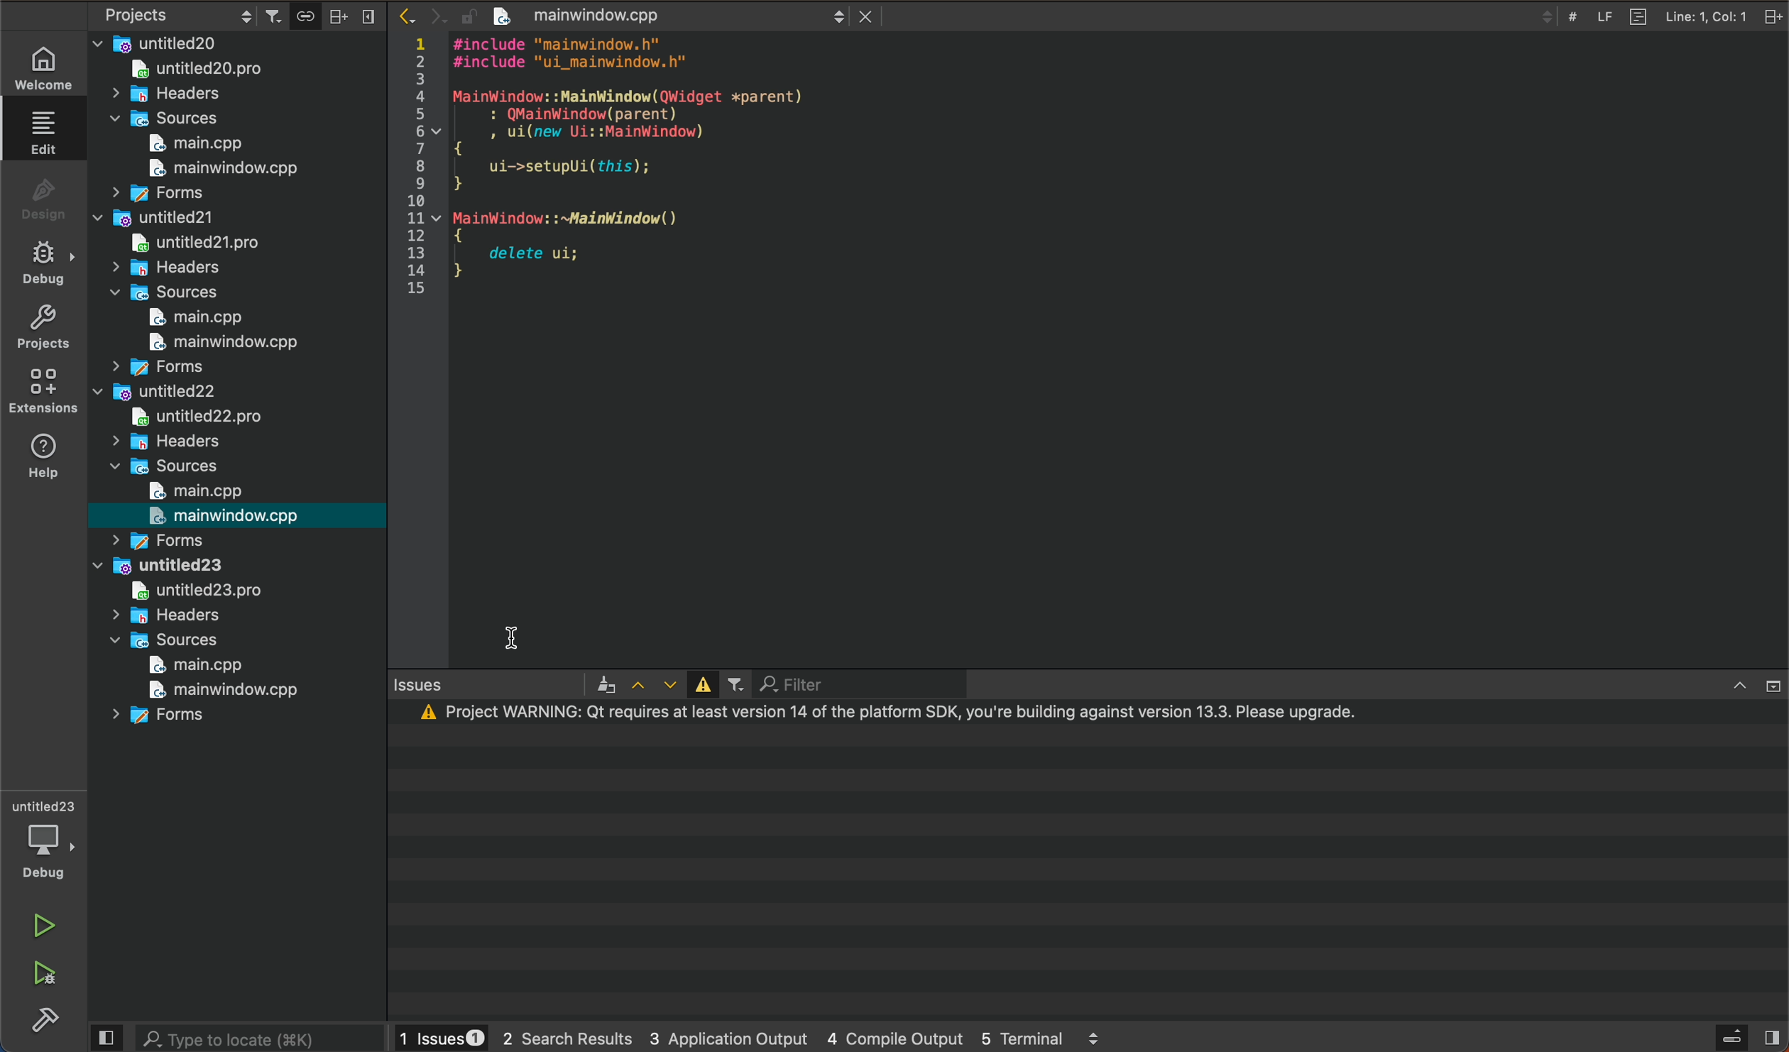 This screenshot has width=1789, height=1052. Describe the element at coordinates (1571, 16) in the screenshot. I see `#` at that location.